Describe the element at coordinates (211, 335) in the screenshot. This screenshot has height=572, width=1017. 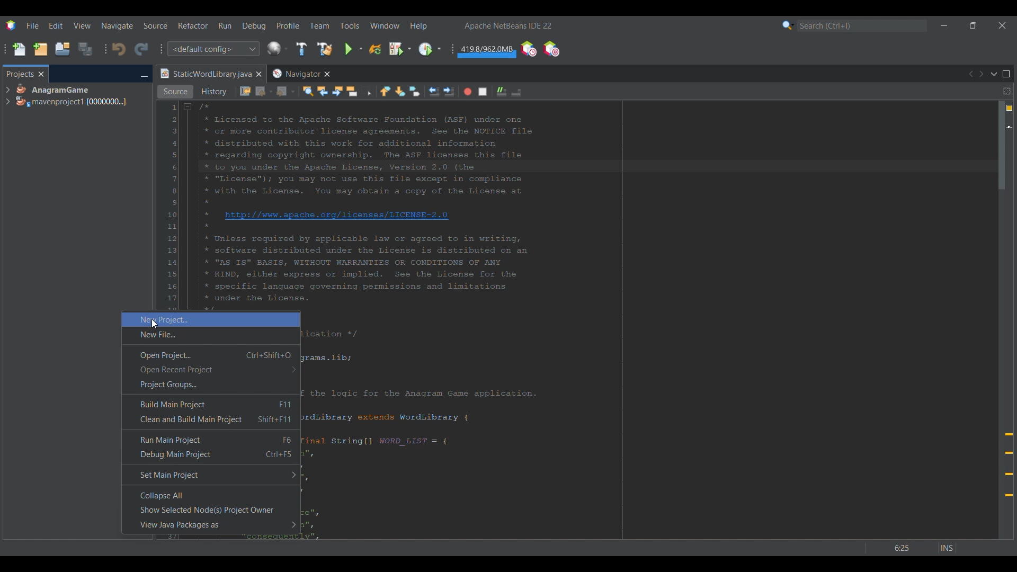
I see `New file` at that location.